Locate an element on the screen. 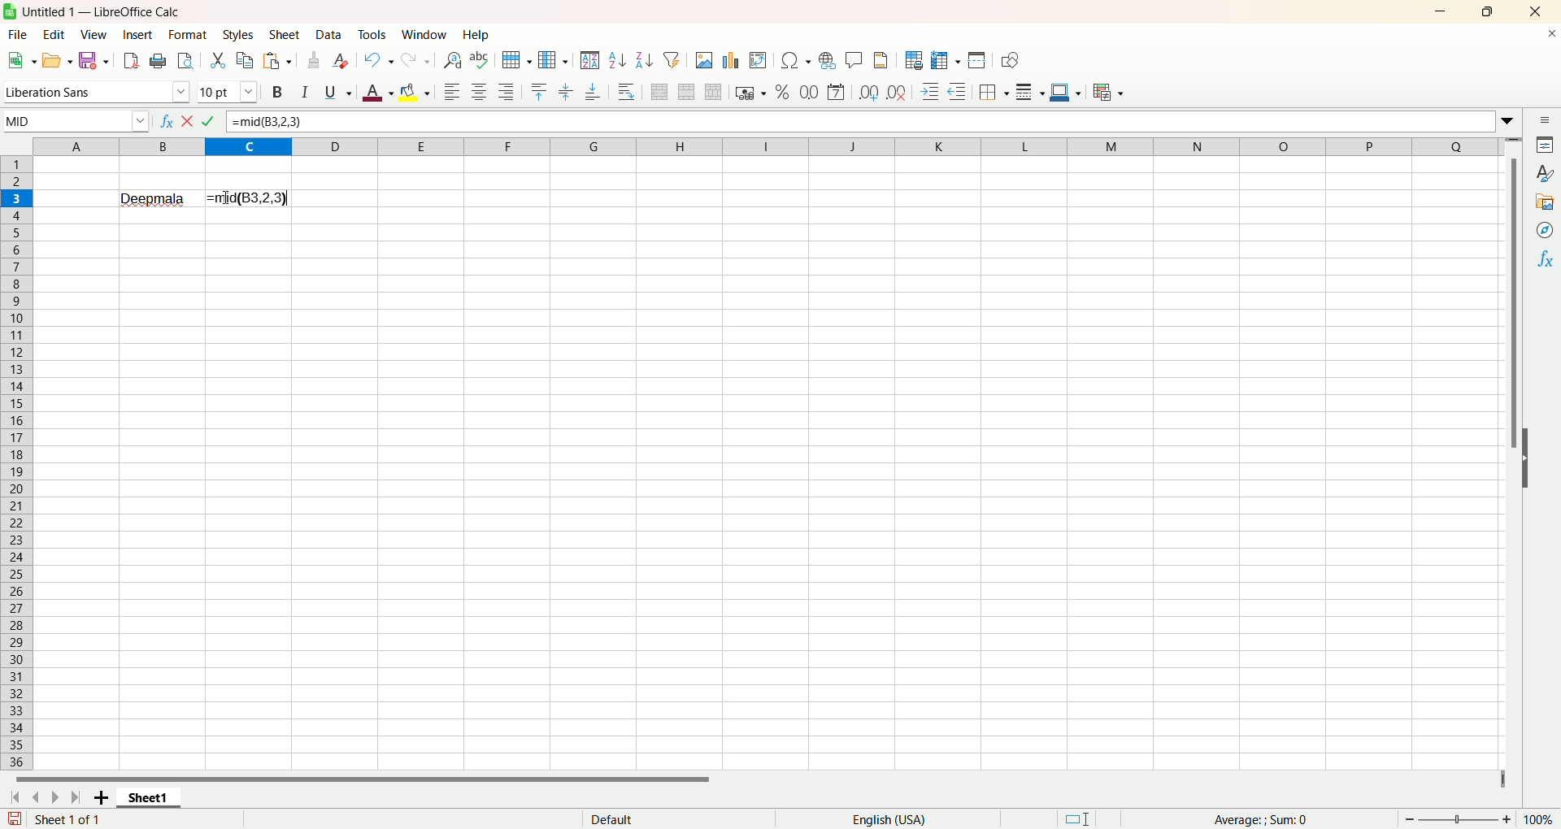 The width and height of the screenshot is (1561, 829). View is located at coordinates (96, 36).